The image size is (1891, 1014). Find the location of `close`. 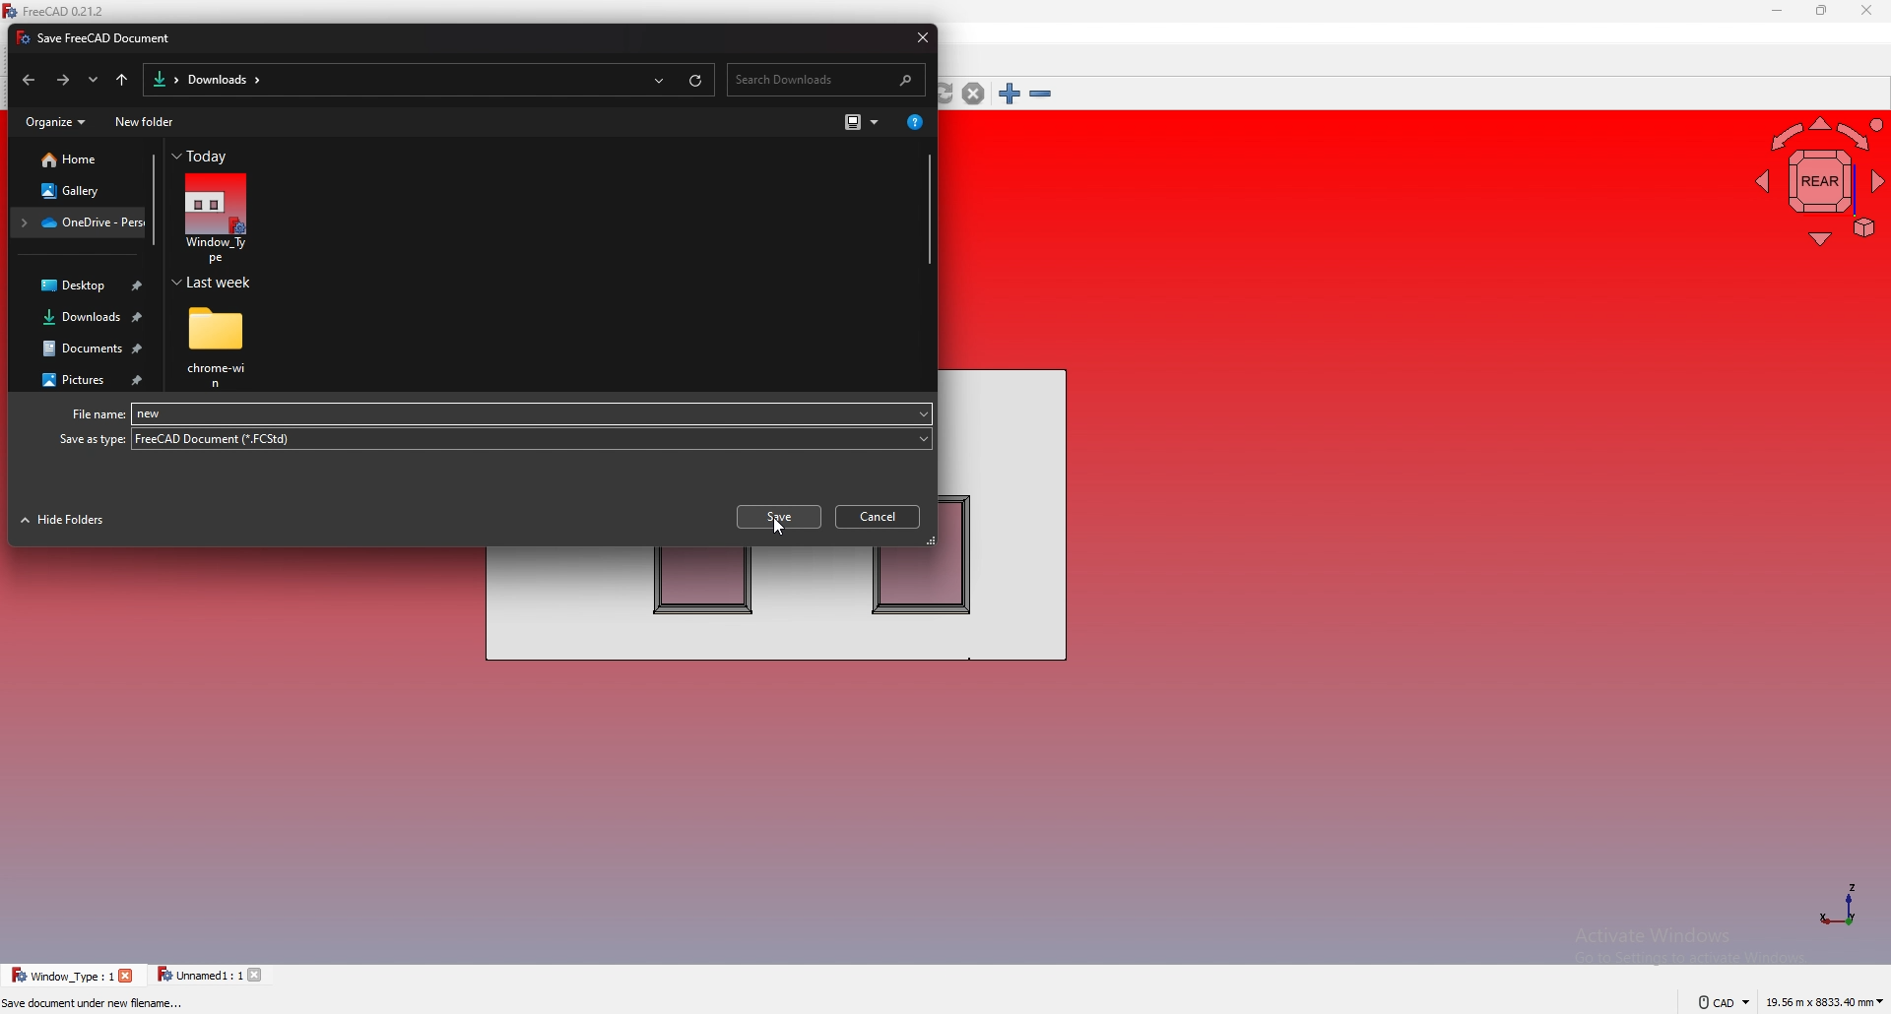

close is located at coordinates (917, 36).